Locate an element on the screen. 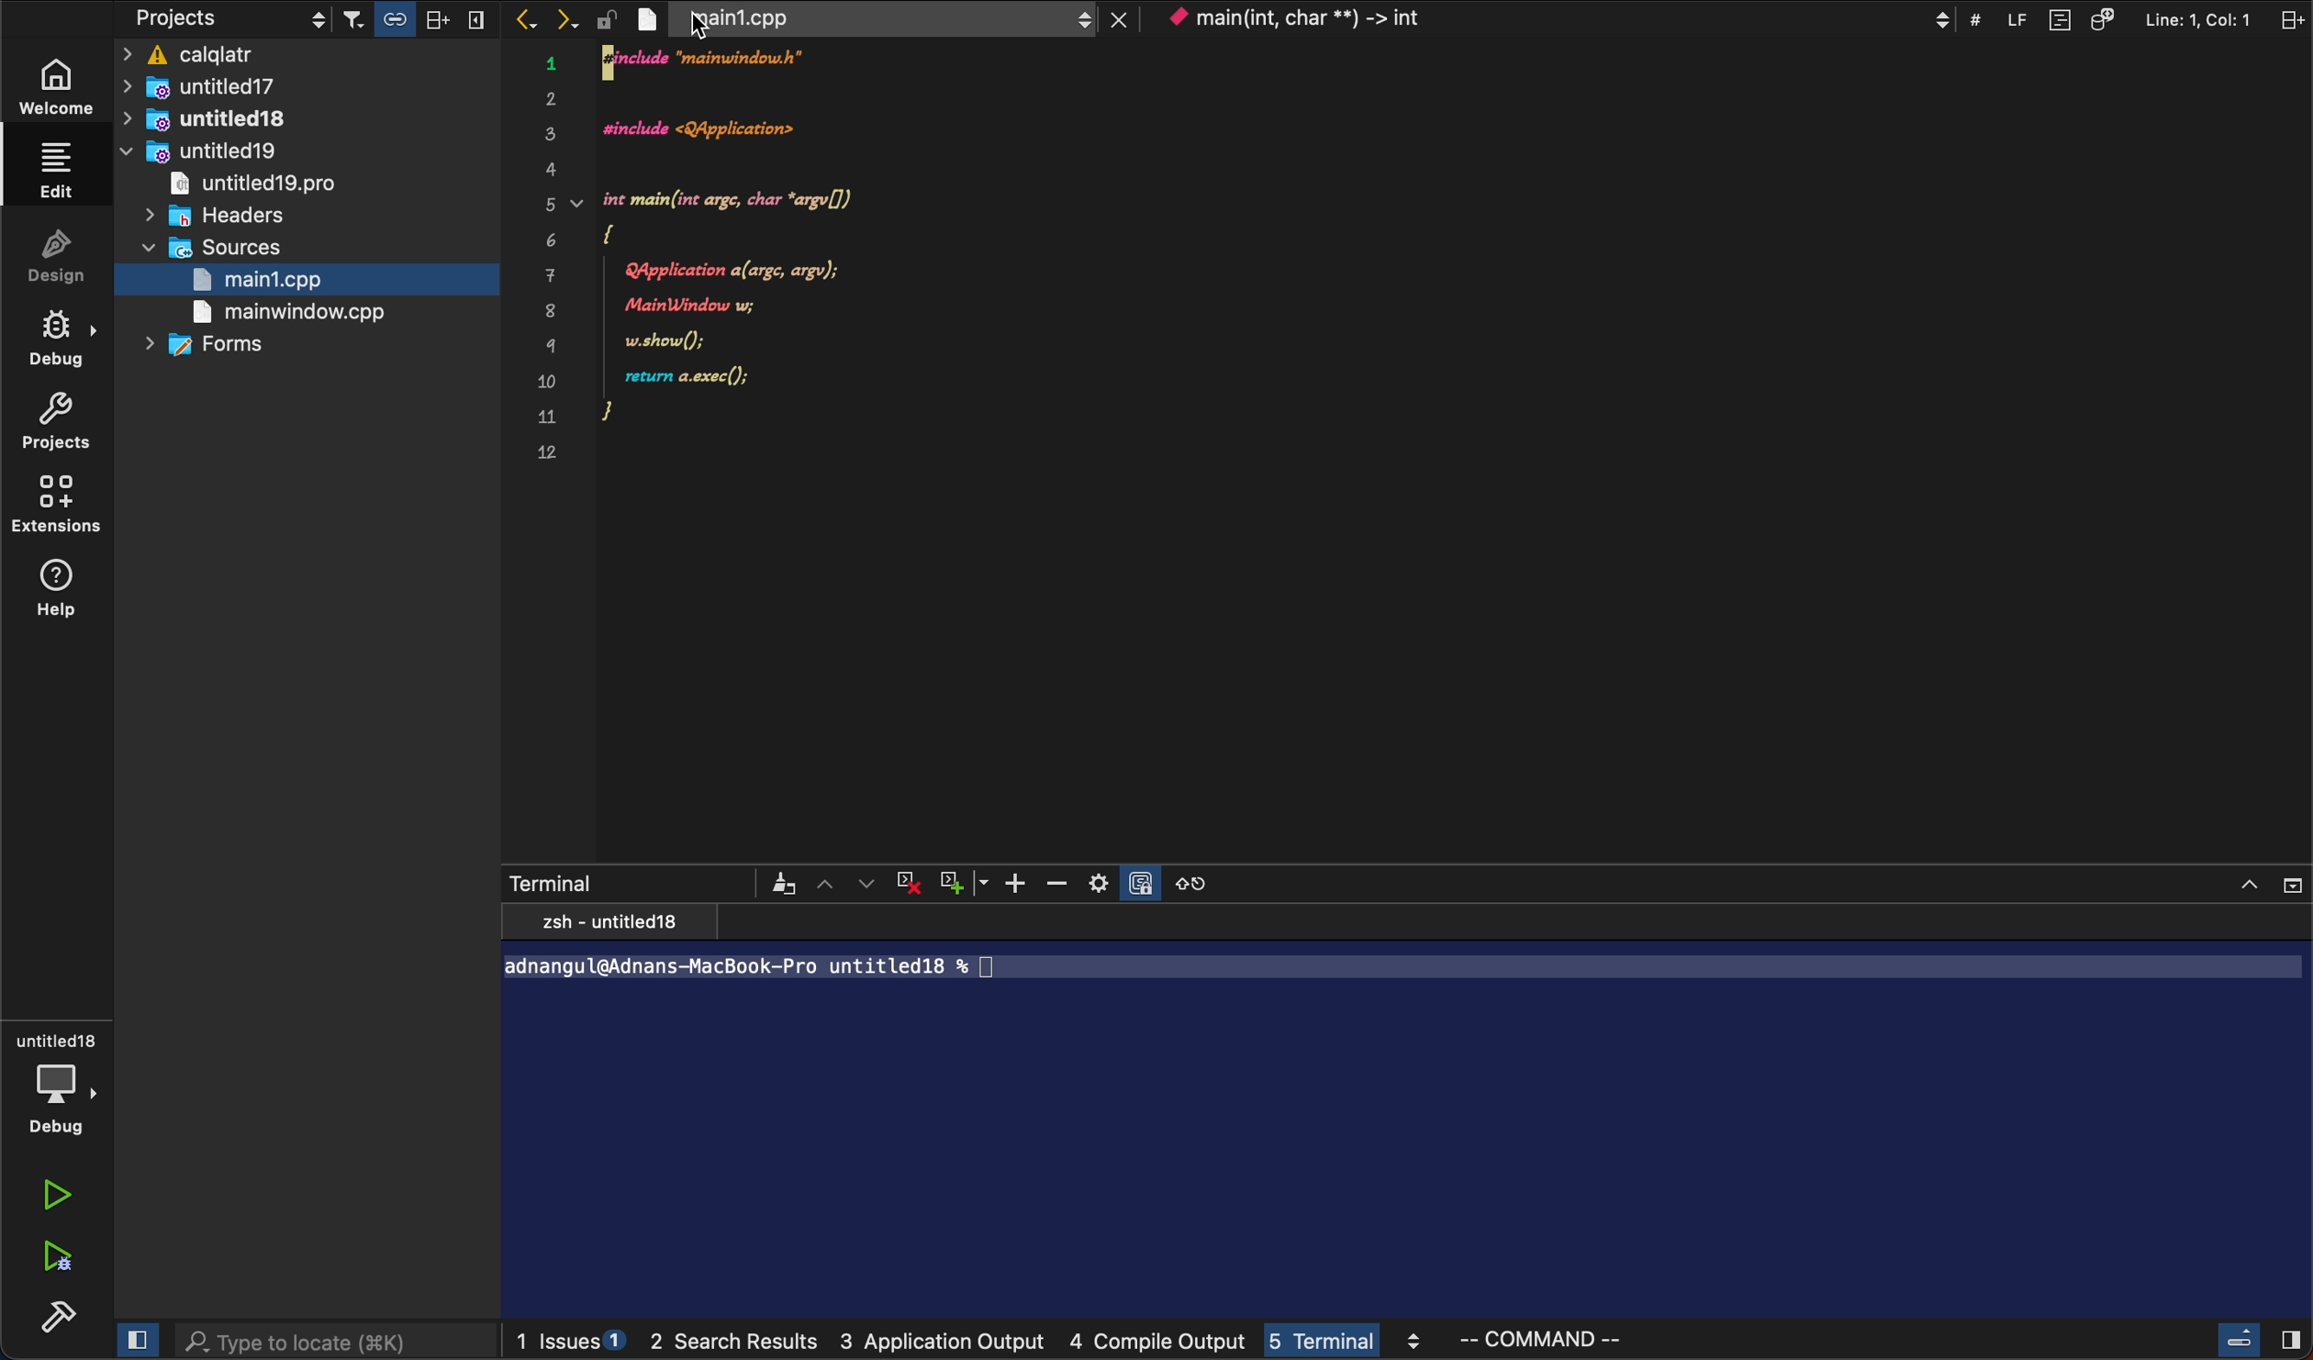 This screenshot has width=2313, height=1360. application output is located at coordinates (943, 1344).